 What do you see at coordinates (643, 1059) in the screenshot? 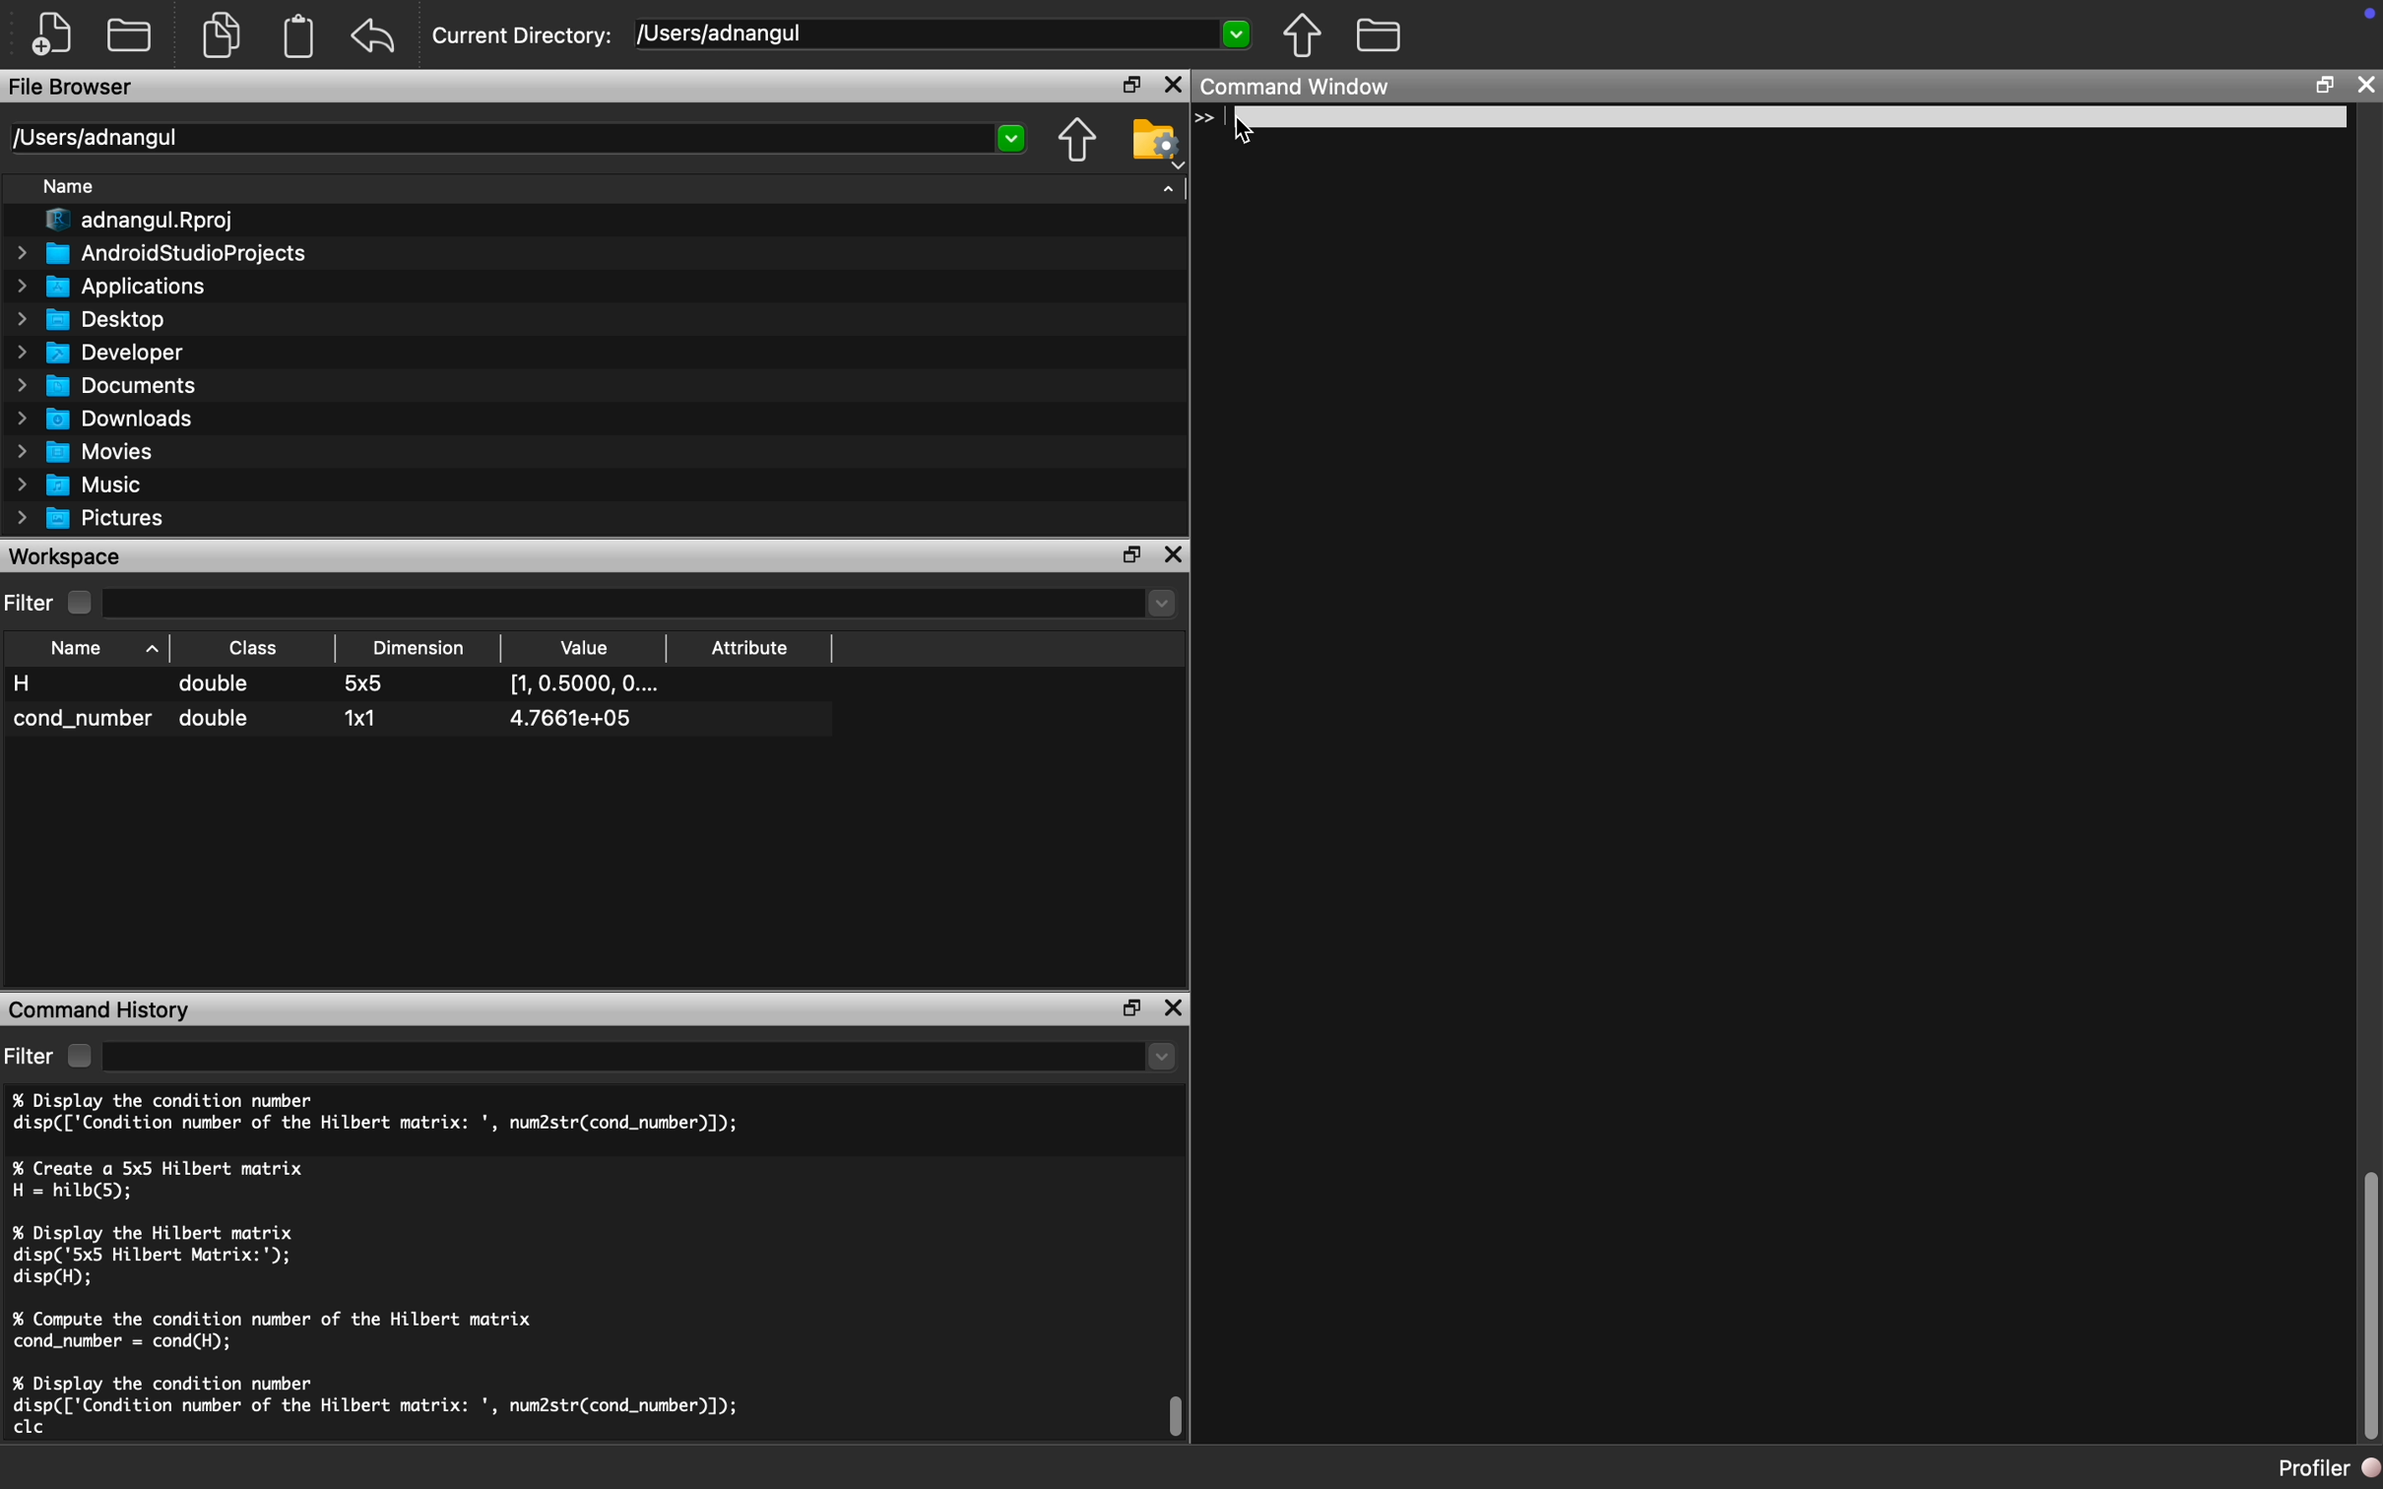
I see `dropdown` at bounding box center [643, 1059].